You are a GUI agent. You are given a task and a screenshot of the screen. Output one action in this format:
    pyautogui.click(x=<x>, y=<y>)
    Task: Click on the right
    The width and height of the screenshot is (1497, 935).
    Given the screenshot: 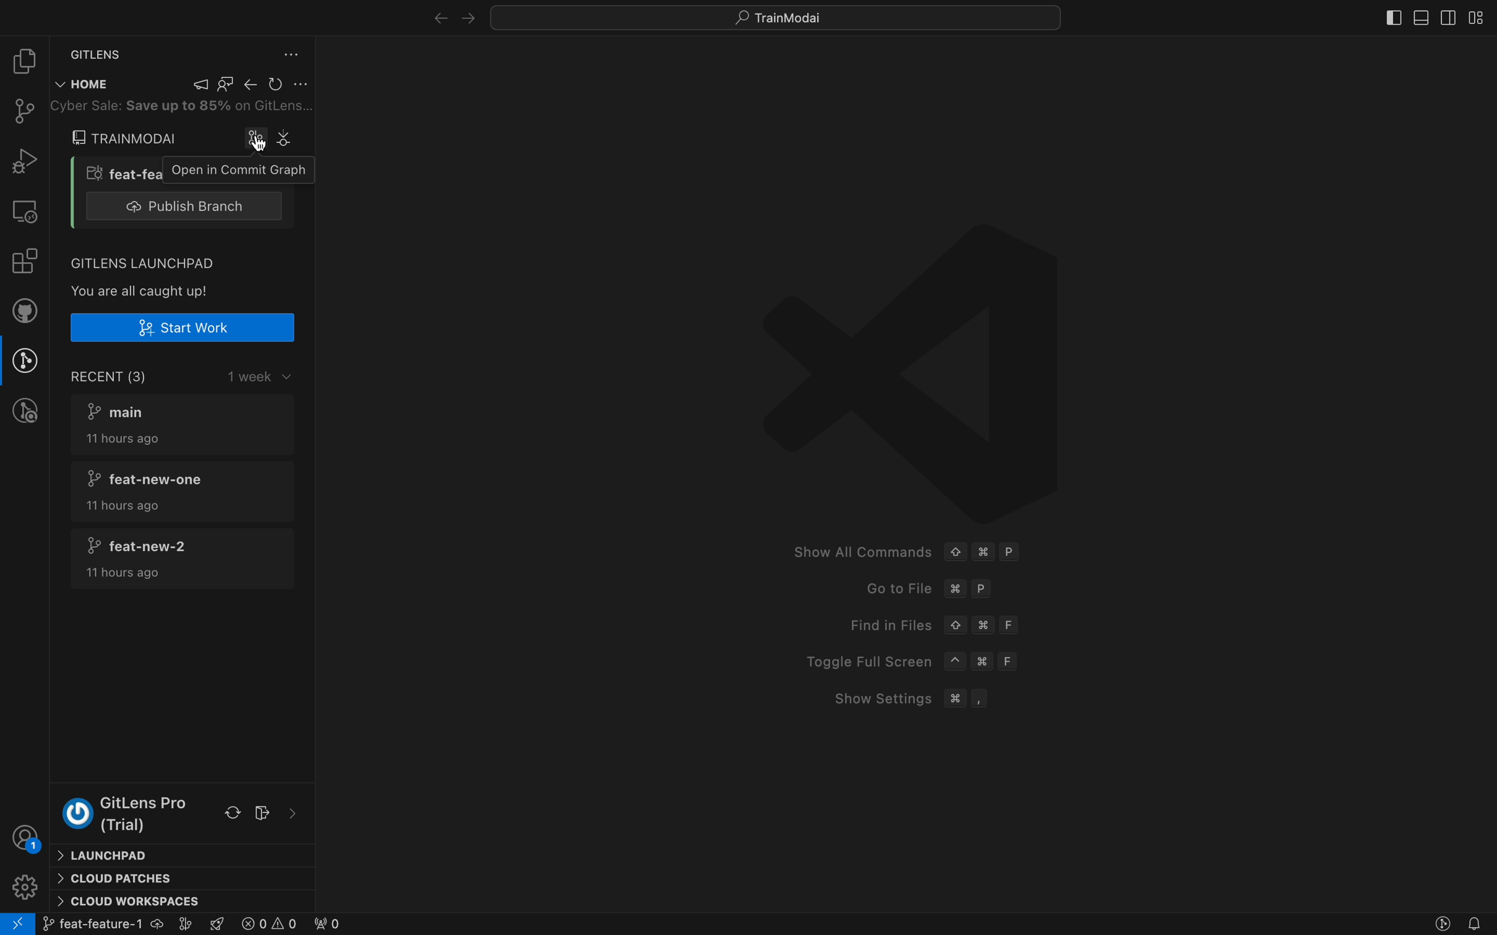 What is the action you would take?
    pyautogui.click(x=434, y=17)
    